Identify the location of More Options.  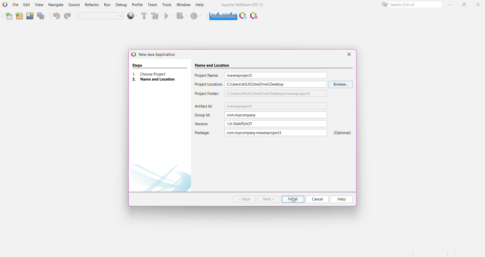
(384, 5).